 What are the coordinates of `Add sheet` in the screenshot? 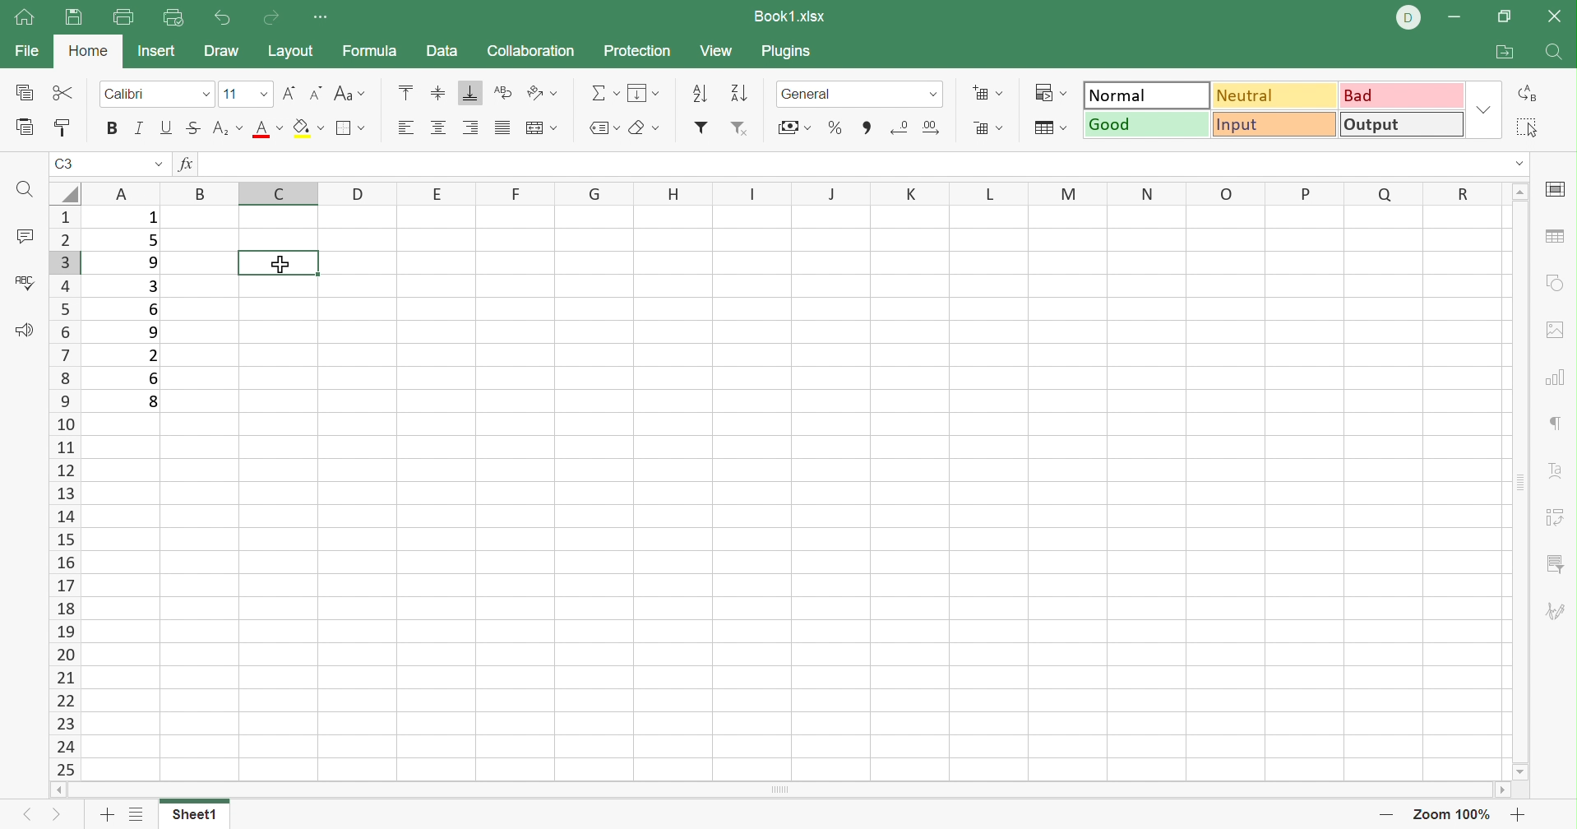 It's located at (105, 814).